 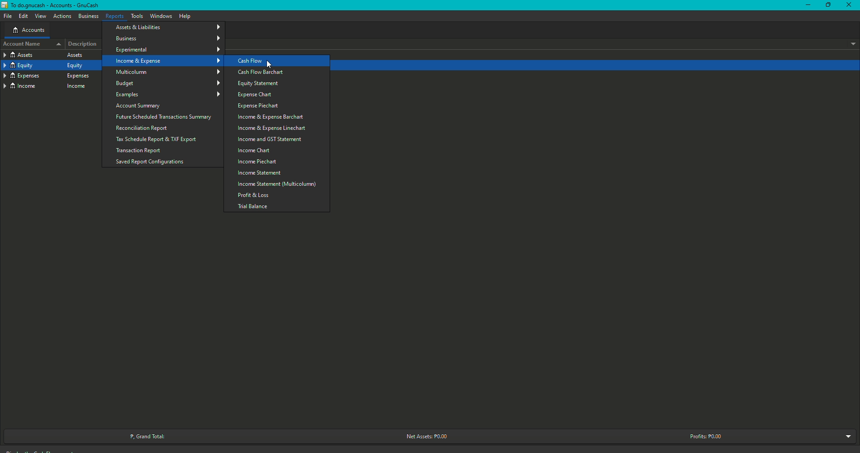 What do you see at coordinates (167, 117) in the screenshot?
I see `Future Scheduled Transactions Summary` at bounding box center [167, 117].